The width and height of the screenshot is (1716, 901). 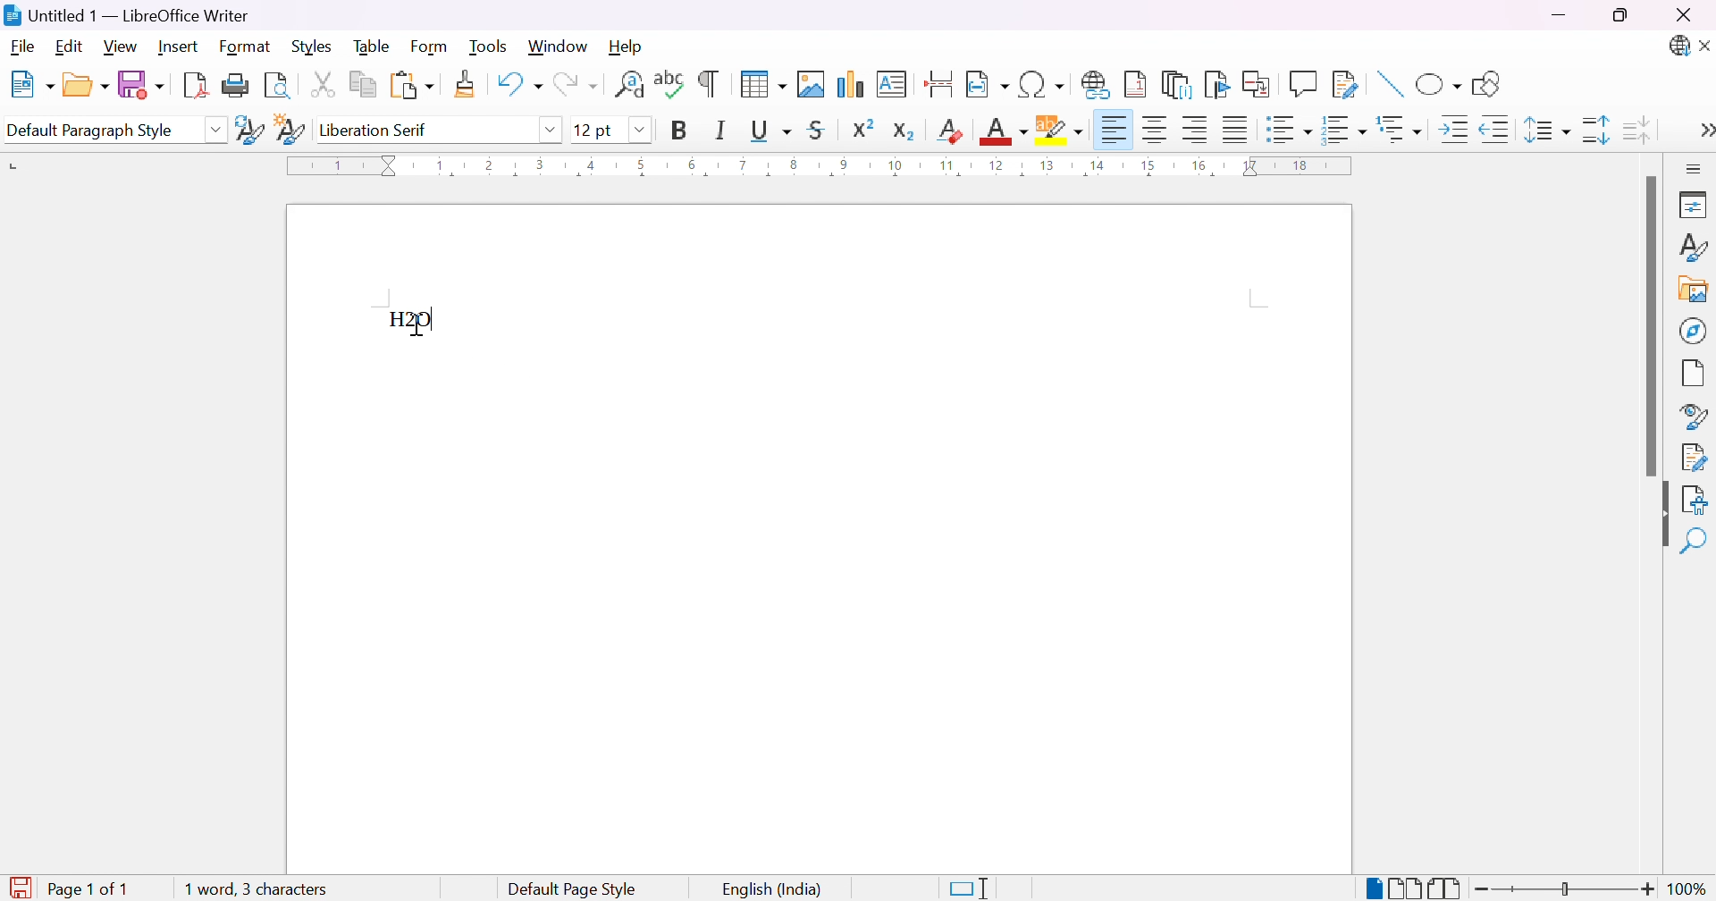 I want to click on Drop down, so click(x=551, y=128).